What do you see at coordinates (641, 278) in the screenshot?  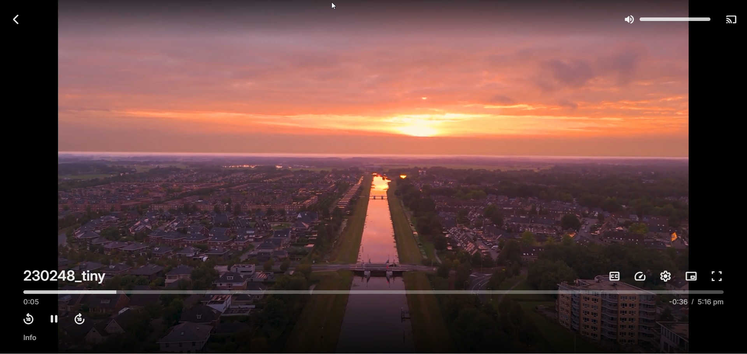 I see `playback speed` at bounding box center [641, 278].